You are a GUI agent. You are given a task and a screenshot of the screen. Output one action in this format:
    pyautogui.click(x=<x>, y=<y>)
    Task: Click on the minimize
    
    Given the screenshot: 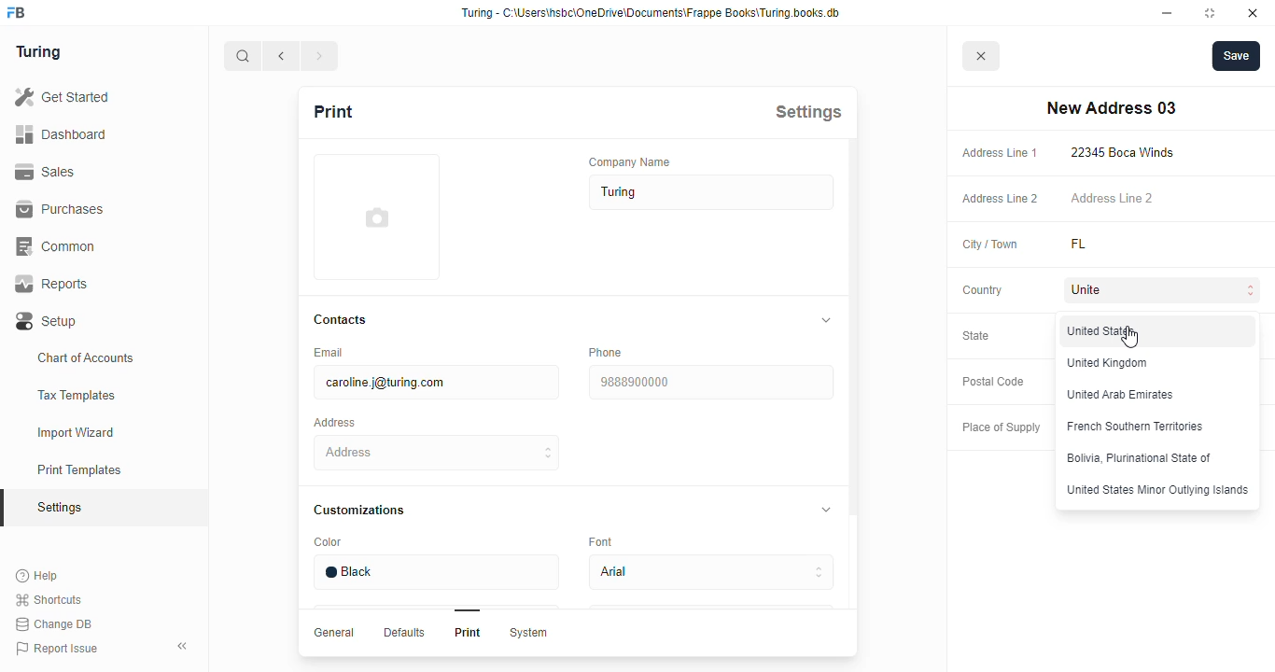 What is the action you would take?
    pyautogui.click(x=1168, y=13)
    